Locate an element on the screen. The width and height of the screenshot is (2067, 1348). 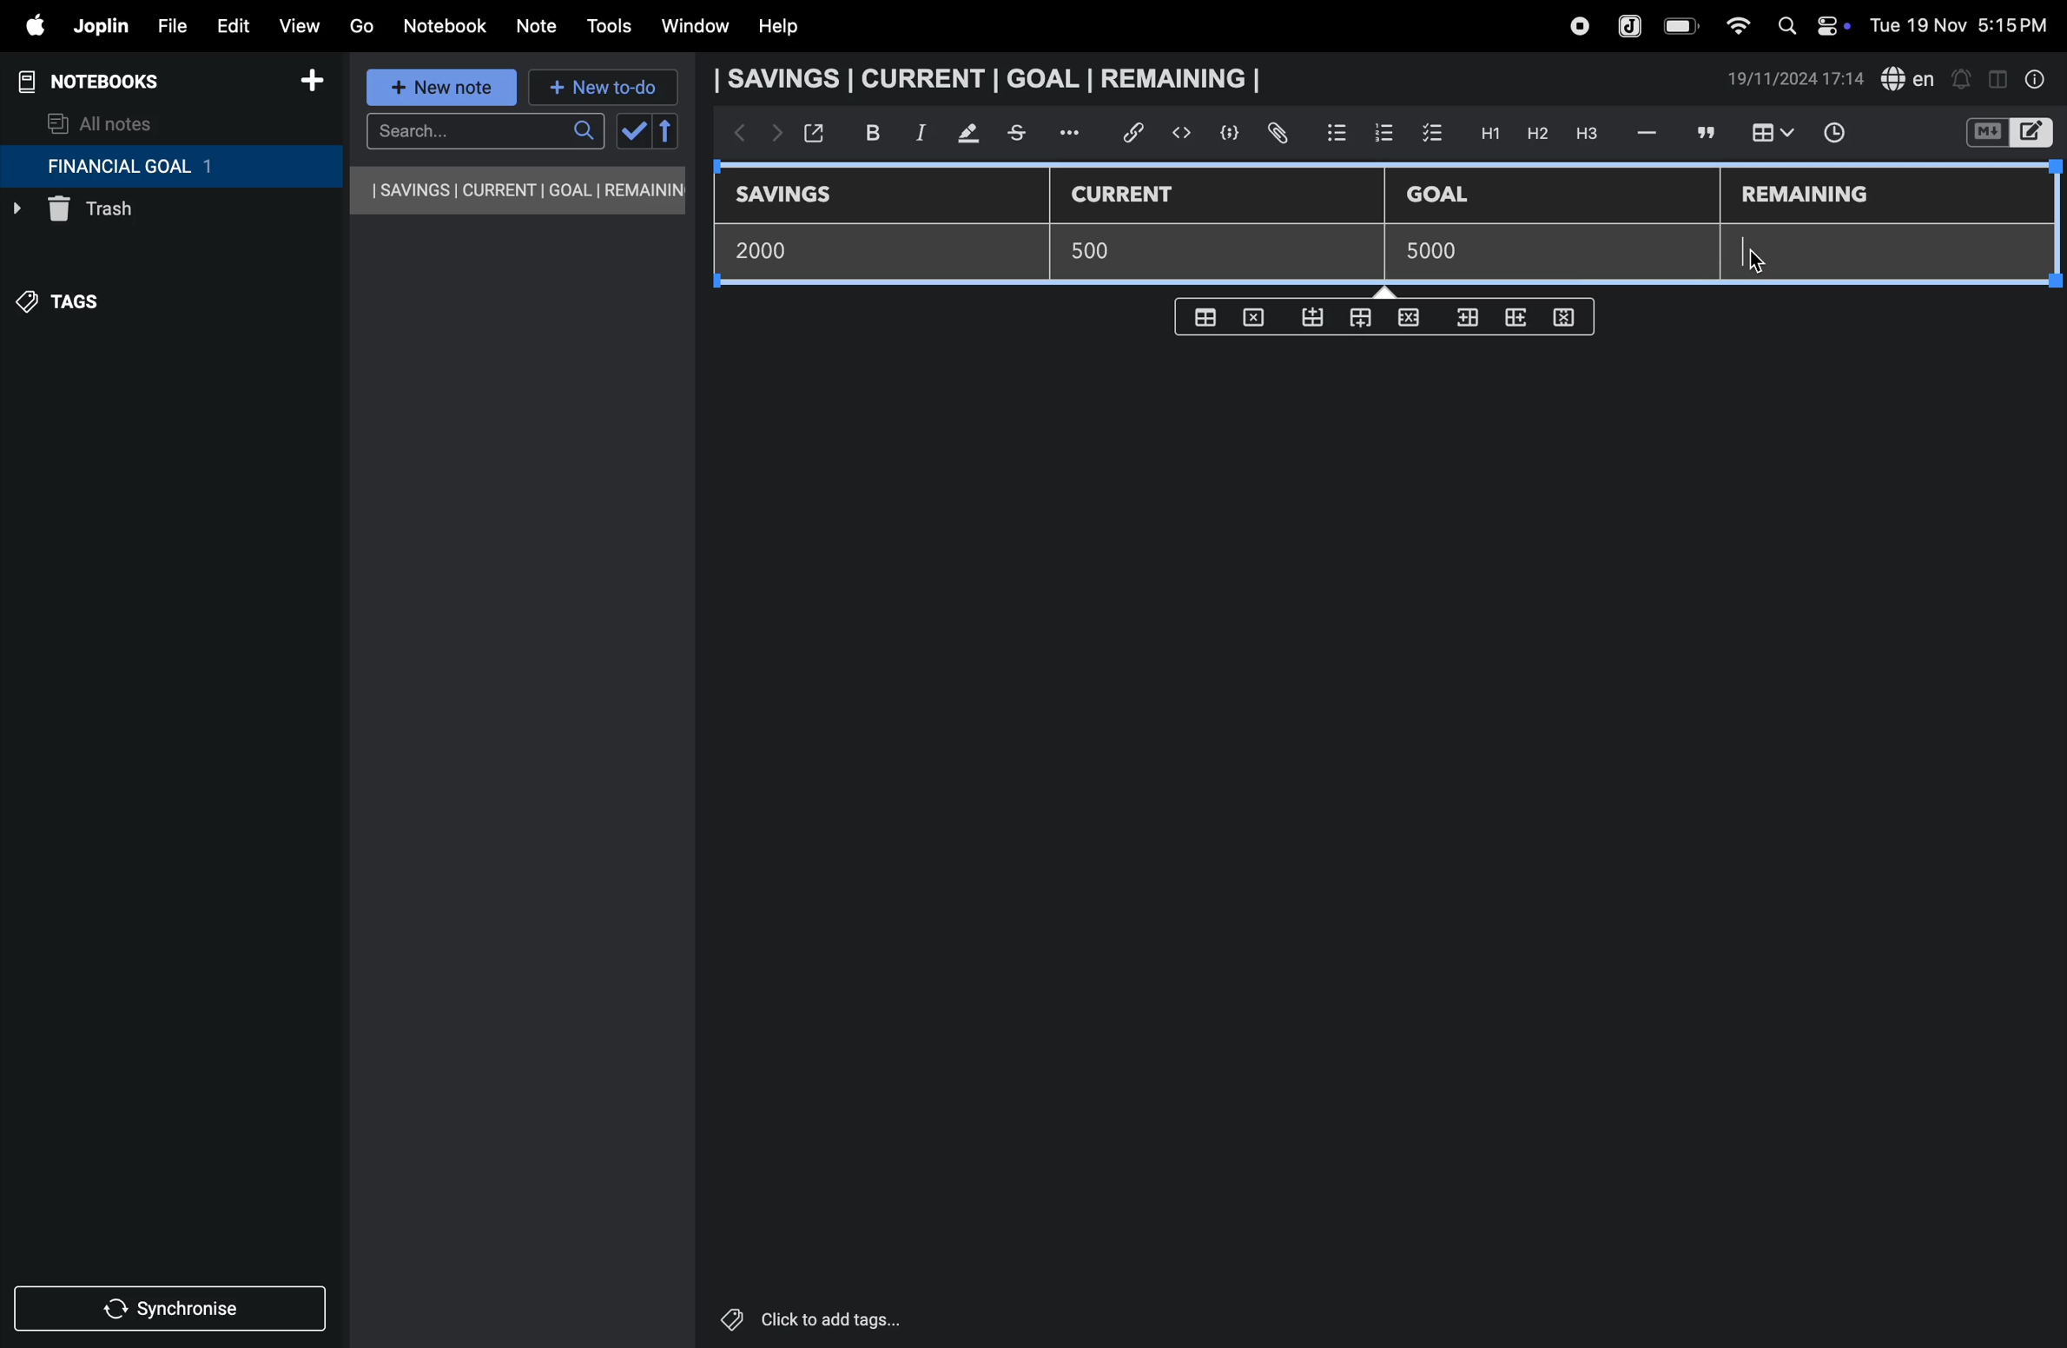
mark is located at coordinates (961, 135).